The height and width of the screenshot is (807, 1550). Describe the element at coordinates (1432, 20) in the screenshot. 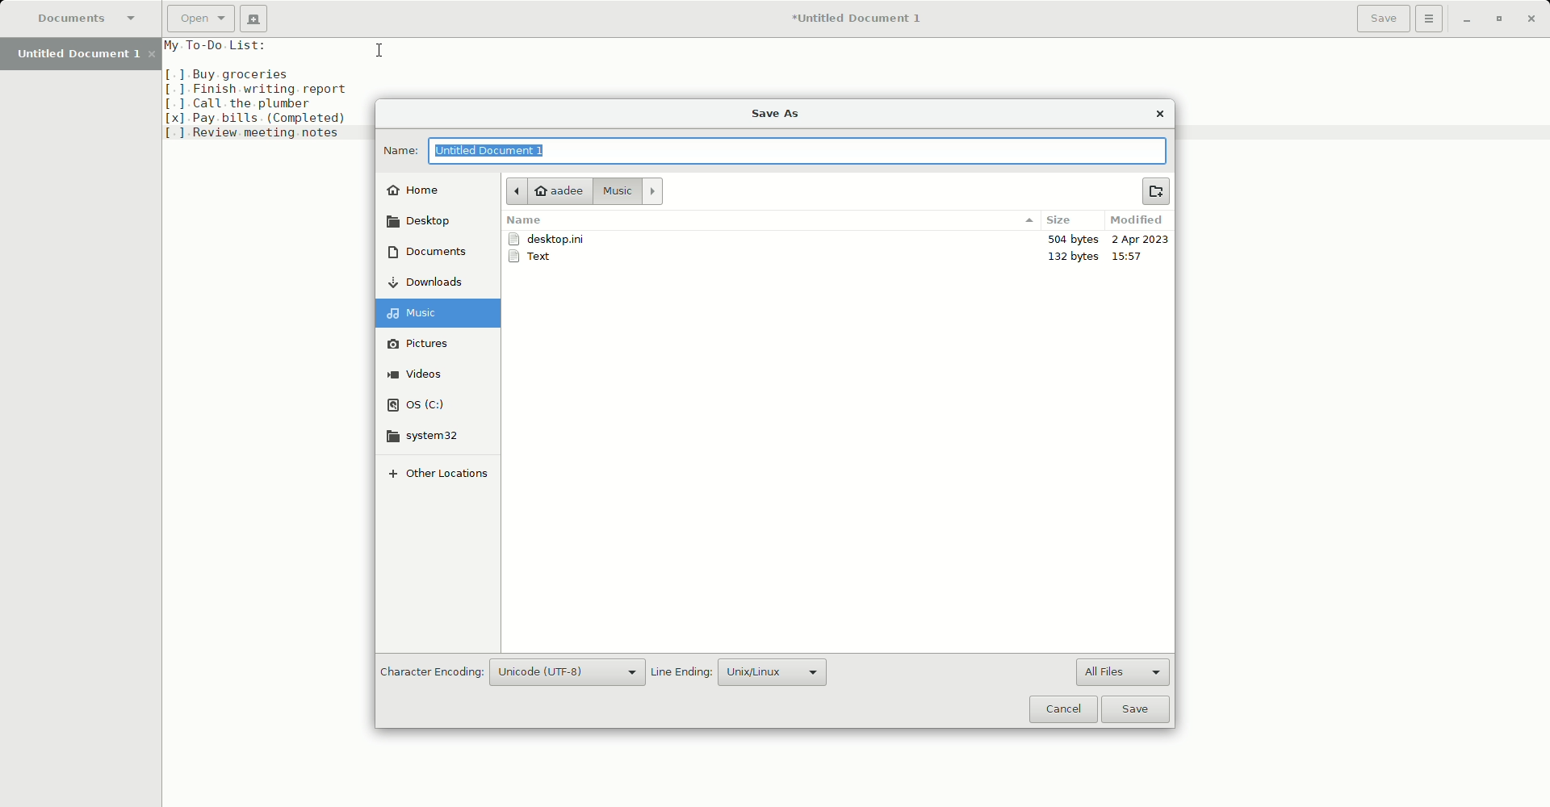

I see `Options` at that location.